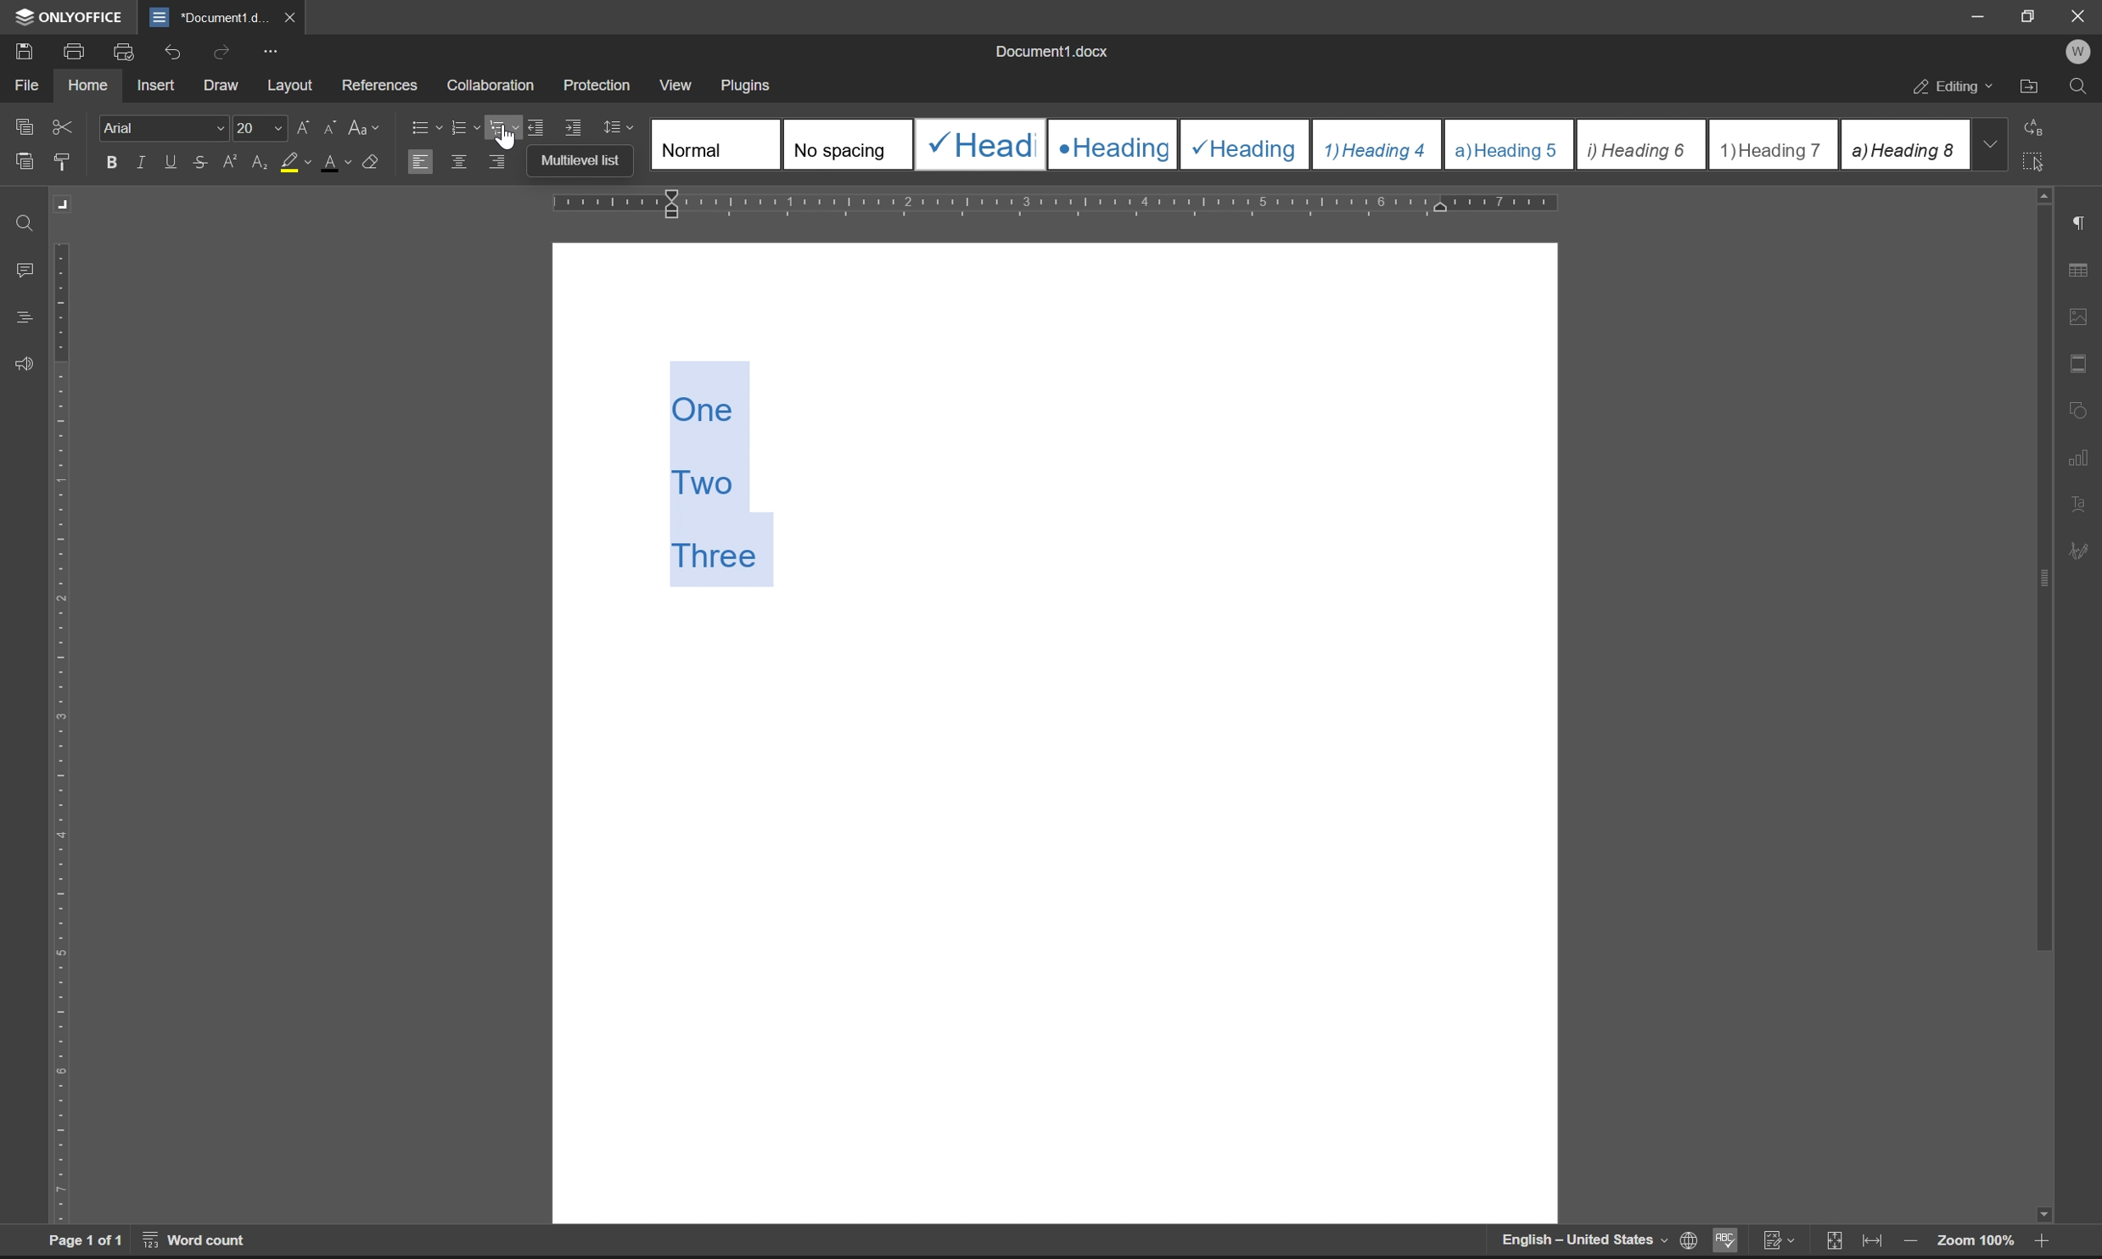  I want to click on subscript, so click(261, 159).